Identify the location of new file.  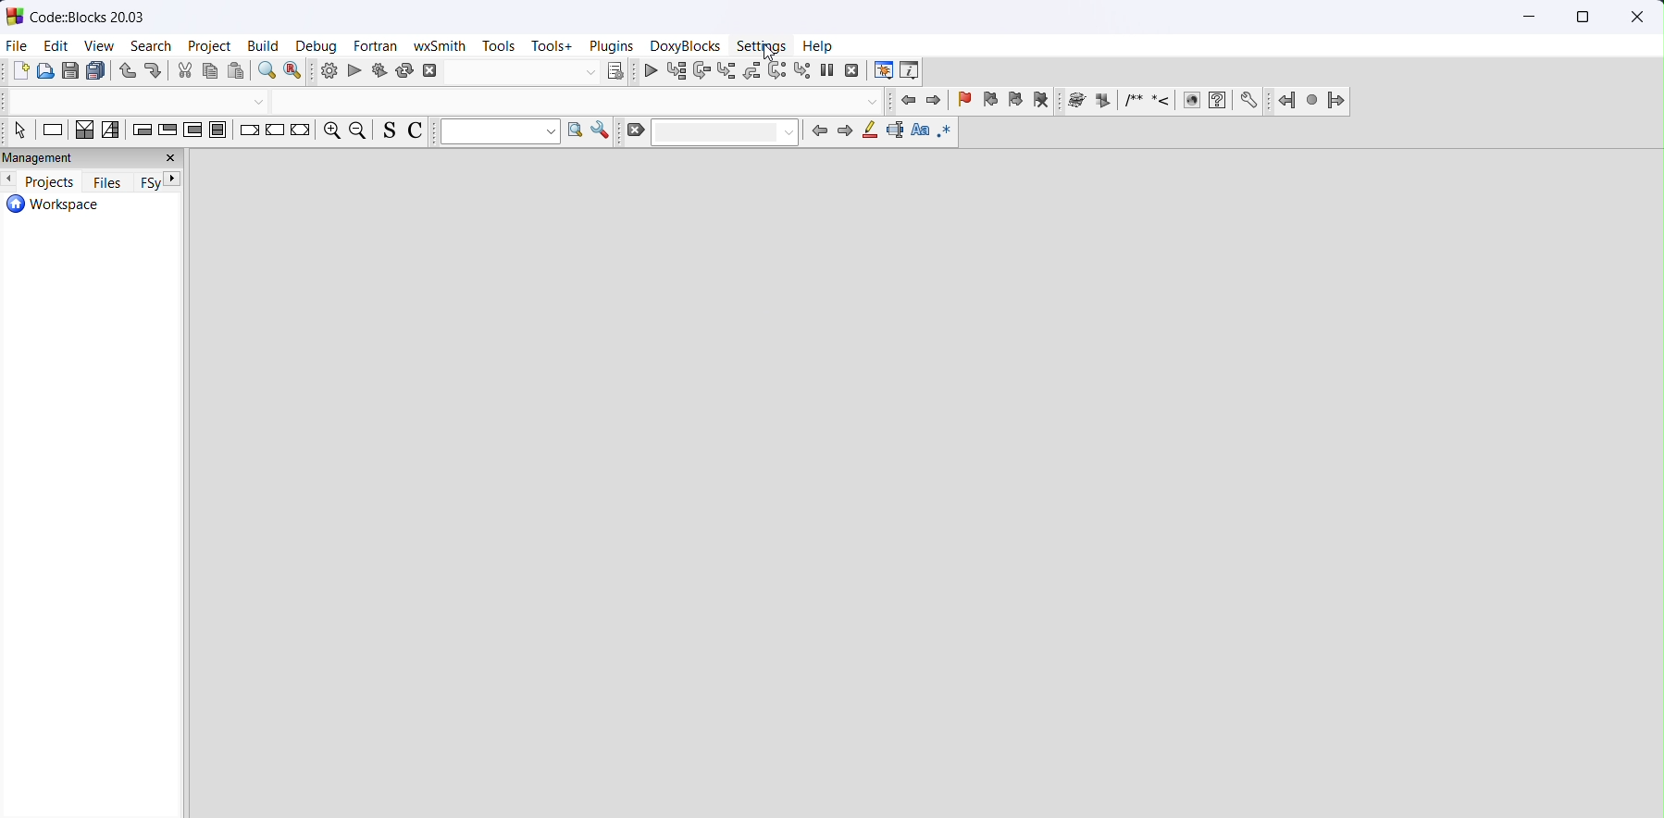
(21, 72).